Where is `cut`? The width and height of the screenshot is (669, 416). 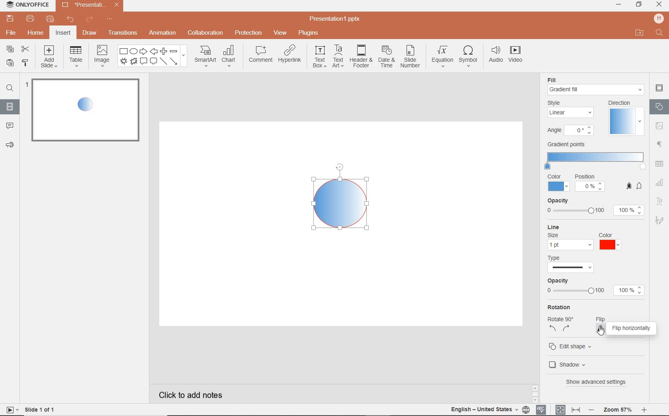 cut is located at coordinates (25, 49).